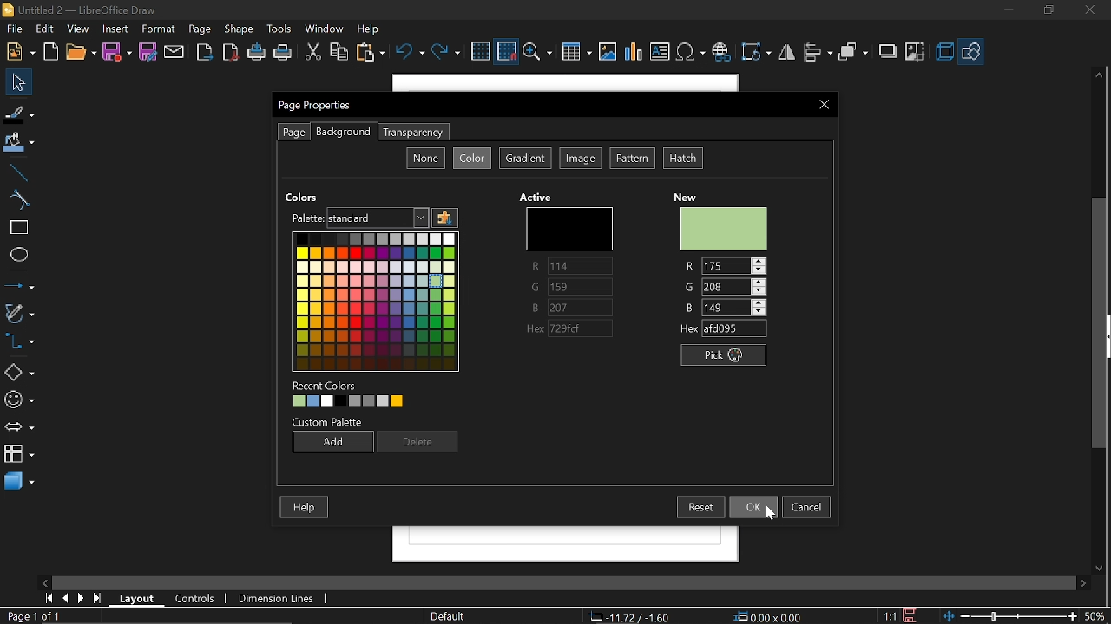  I want to click on Print, so click(283, 53).